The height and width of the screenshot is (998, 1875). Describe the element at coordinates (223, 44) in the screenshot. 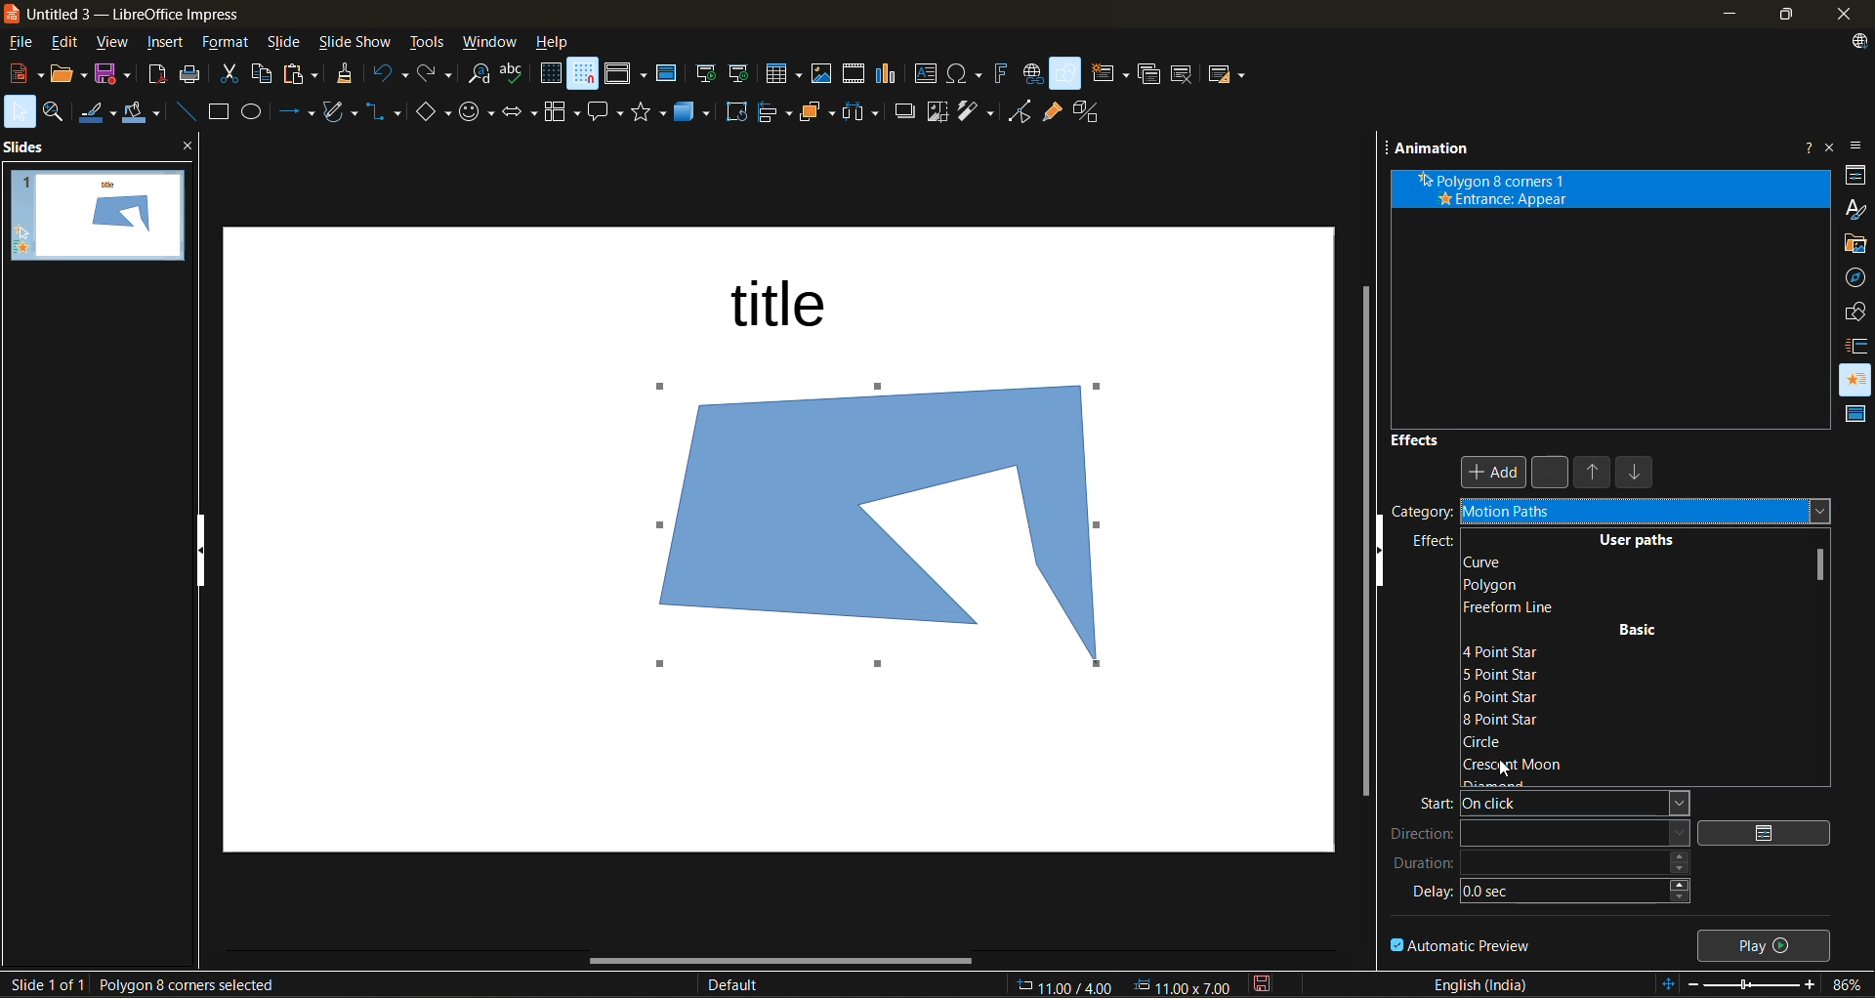

I see `format` at that location.